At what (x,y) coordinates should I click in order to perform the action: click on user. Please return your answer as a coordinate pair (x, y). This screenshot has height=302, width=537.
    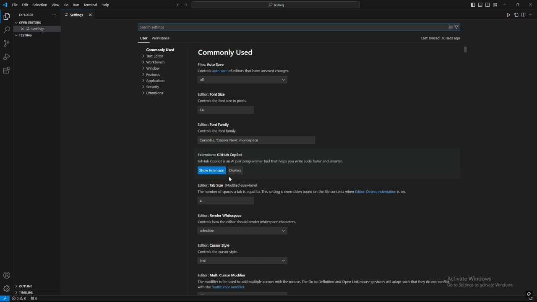
    Looking at the image, I should click on (143, 39).